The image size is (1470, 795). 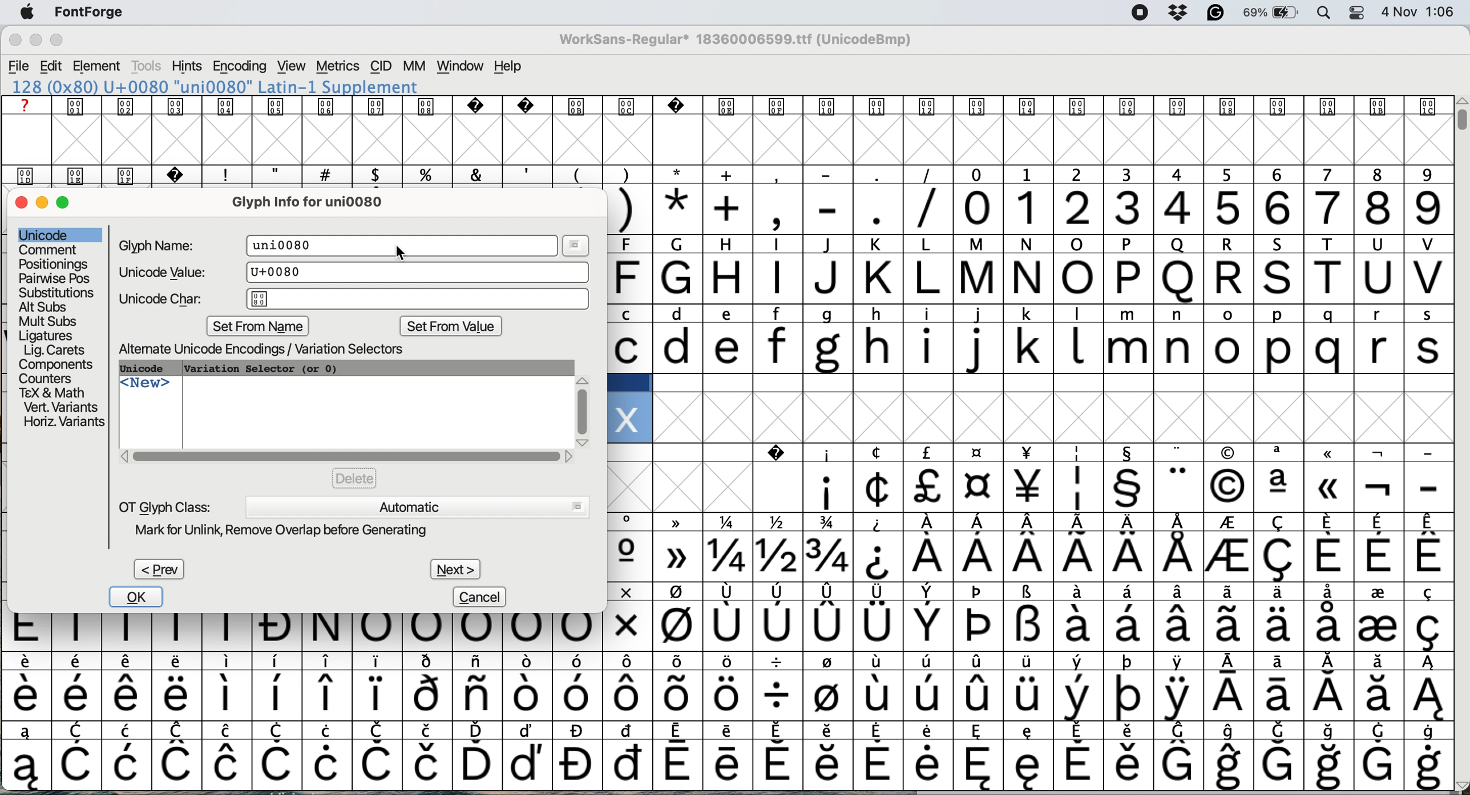 I want to click on substitutions, so click(x=58, y=293).